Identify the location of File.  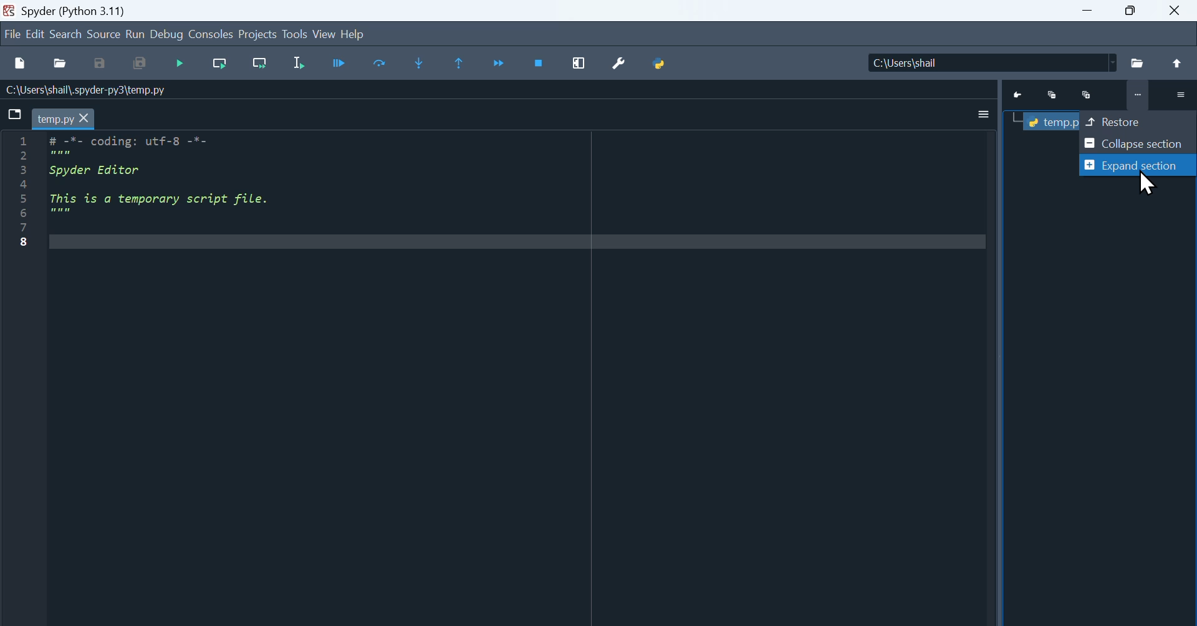
(1138, 63).